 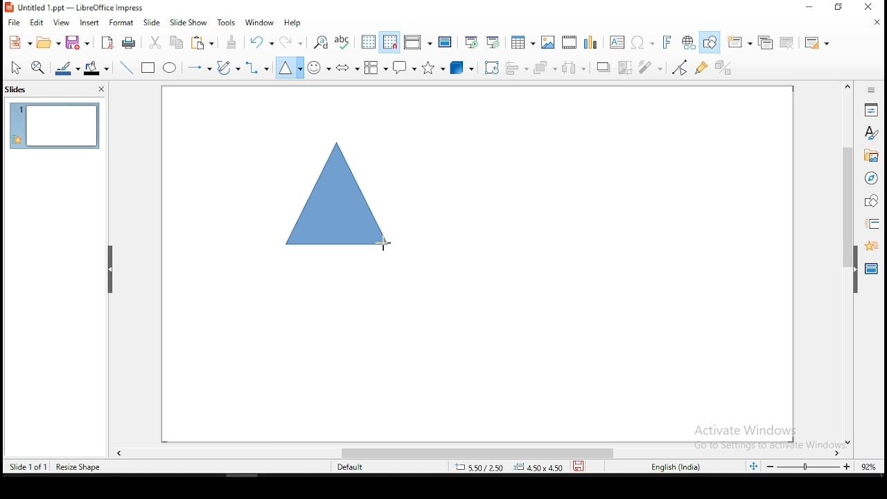 I want to click on hyperlink, so click(x=687, y=42).